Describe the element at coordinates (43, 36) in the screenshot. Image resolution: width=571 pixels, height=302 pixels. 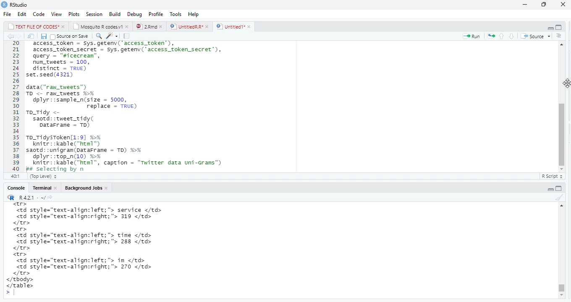
I see `Save document` at that location.